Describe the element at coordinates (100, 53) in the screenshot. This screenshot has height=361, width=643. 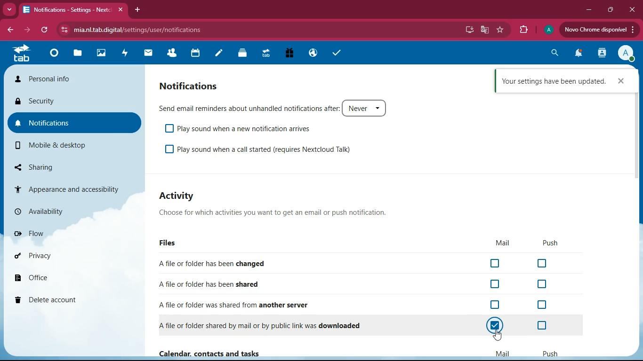
I see `images` at that location.